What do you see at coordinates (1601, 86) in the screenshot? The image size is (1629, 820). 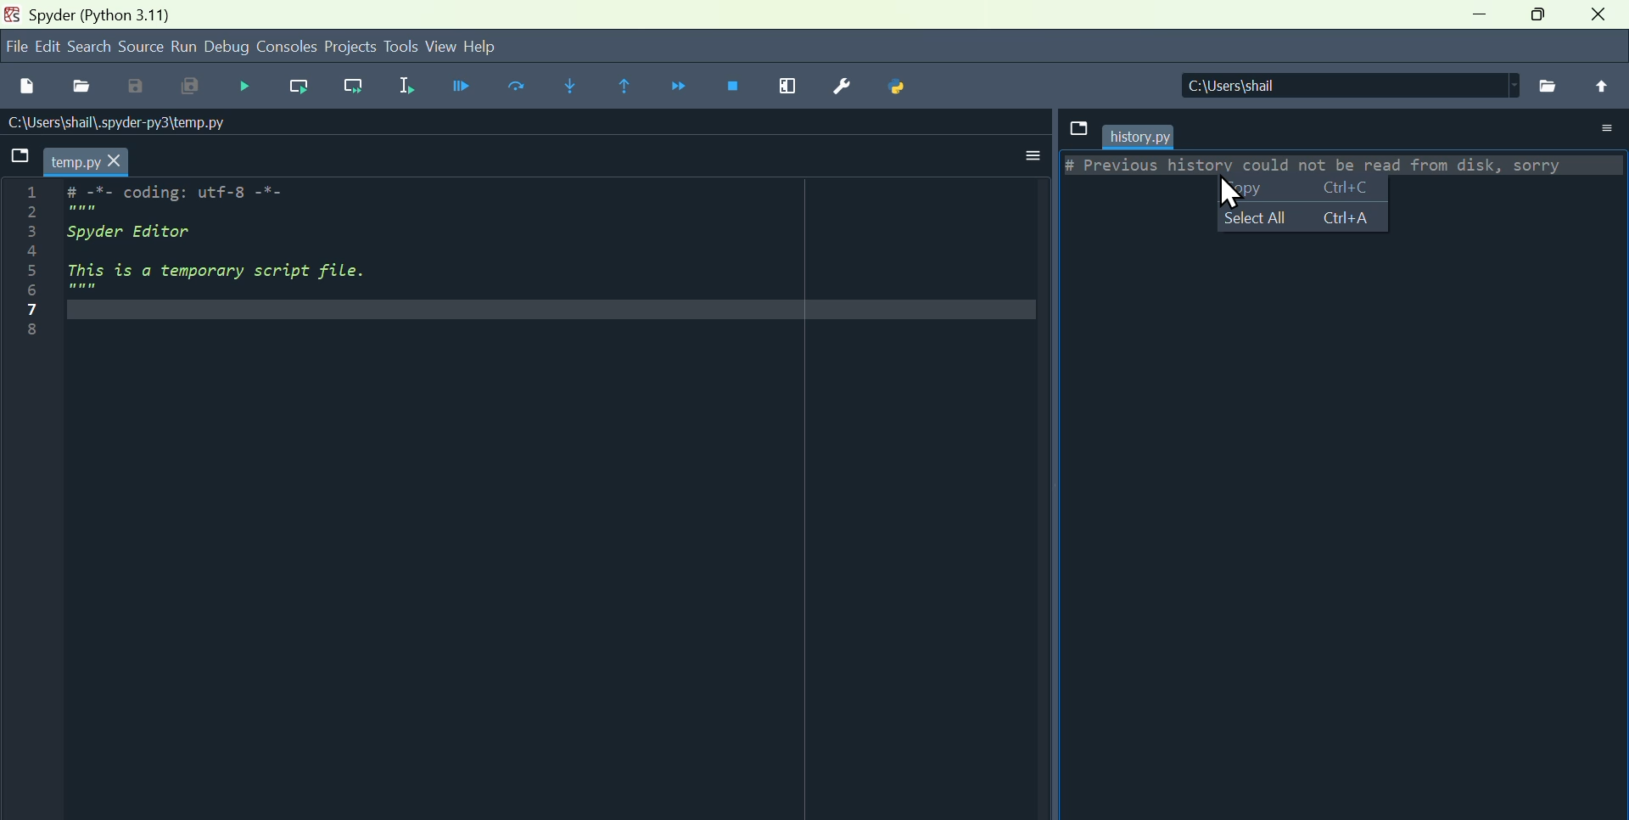 I see `Move up` at bounding box center [1601, 86].